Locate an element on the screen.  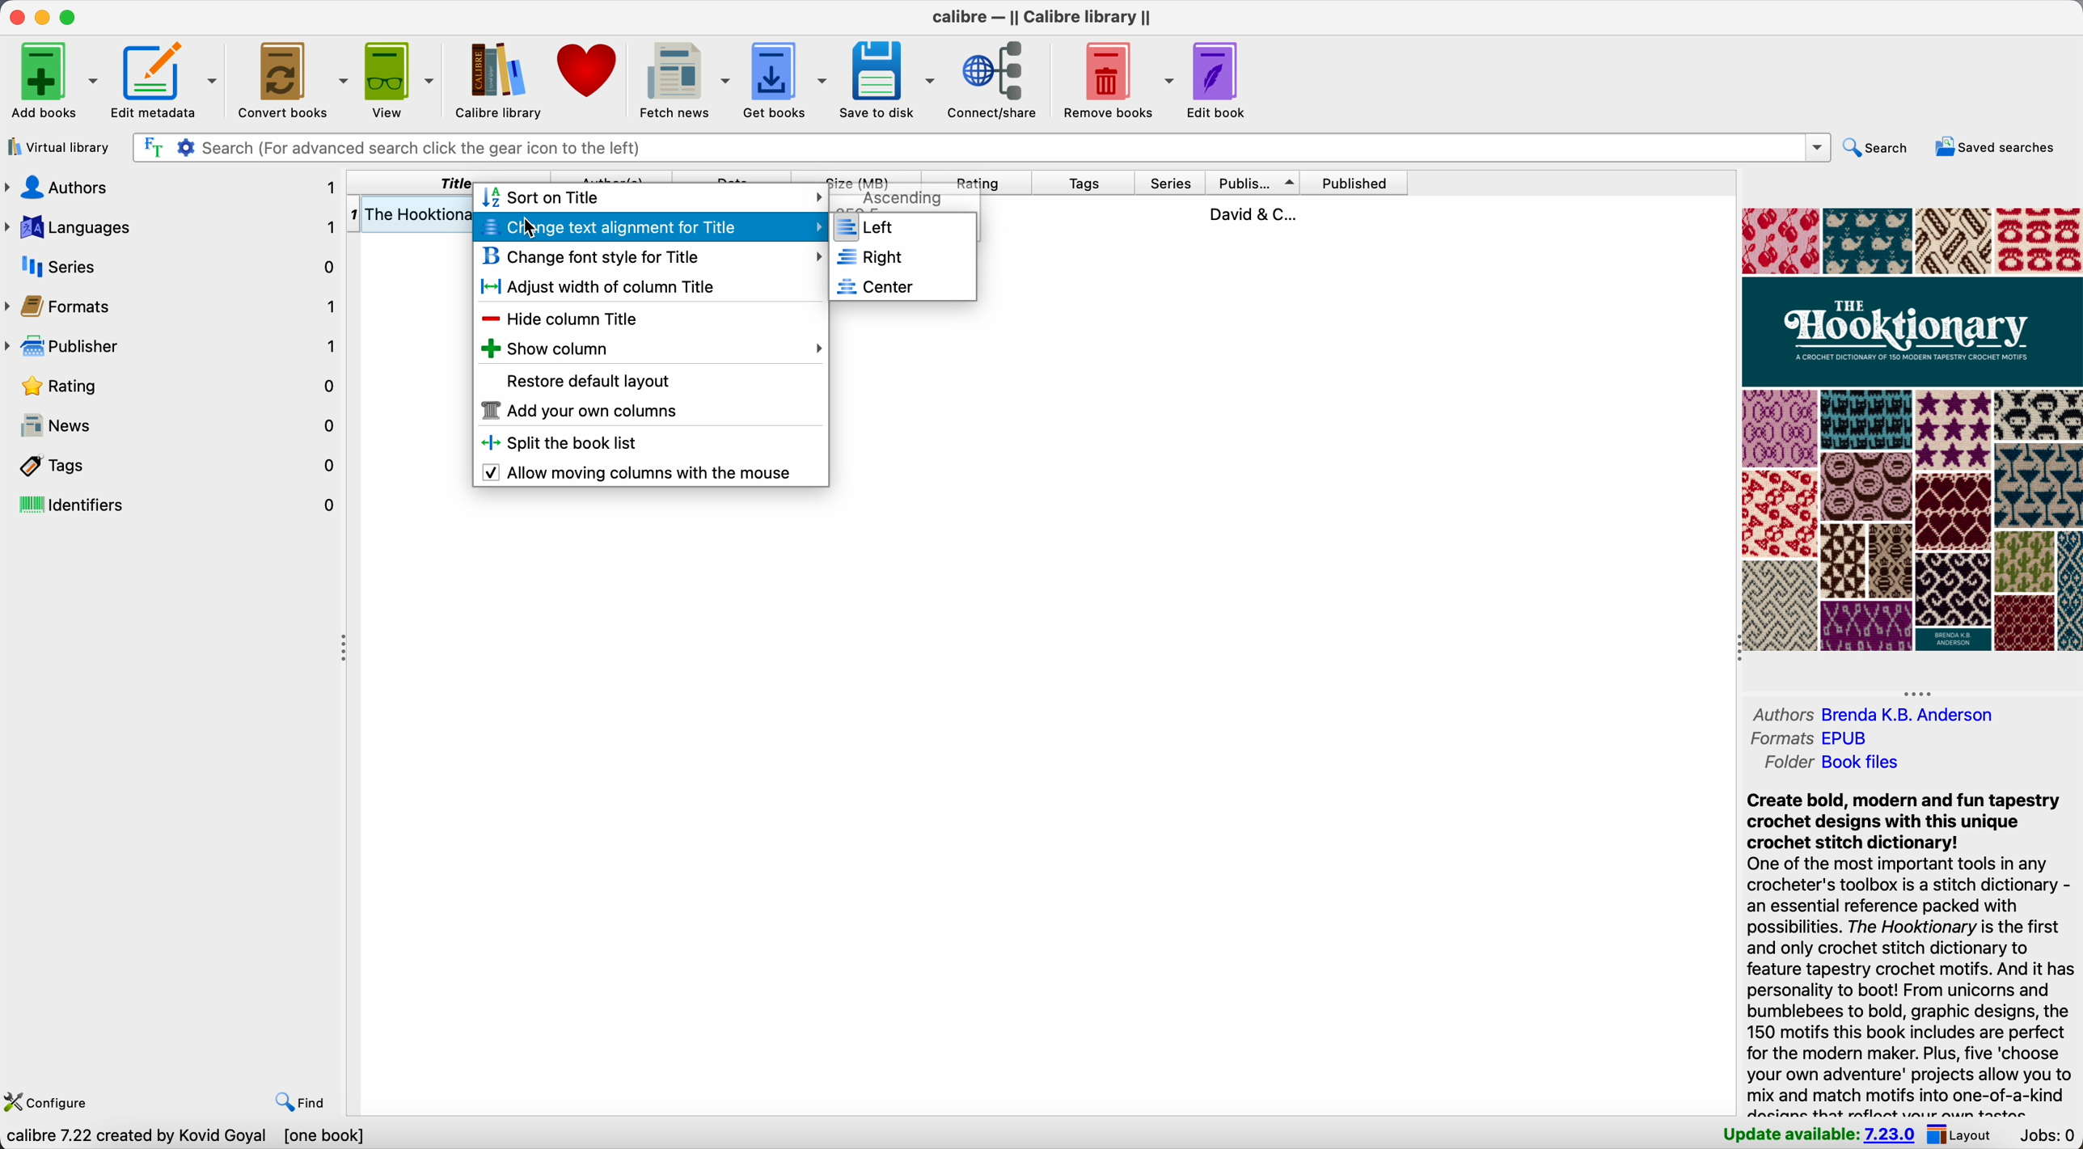
ascending is located at coordinates (902, 199).